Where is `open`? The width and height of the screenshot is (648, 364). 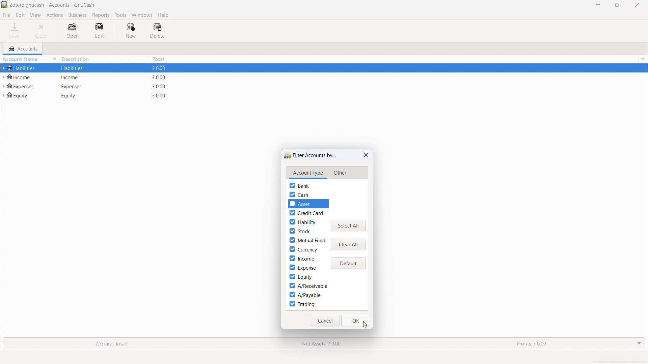
open is located at coordinates (73, 31).